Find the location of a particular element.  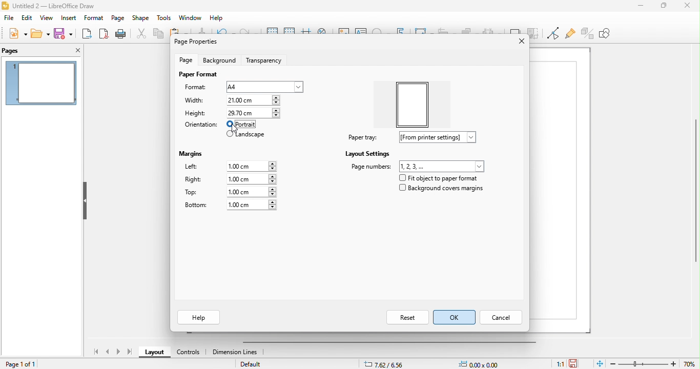

copy is located at coordinates (159, 34).